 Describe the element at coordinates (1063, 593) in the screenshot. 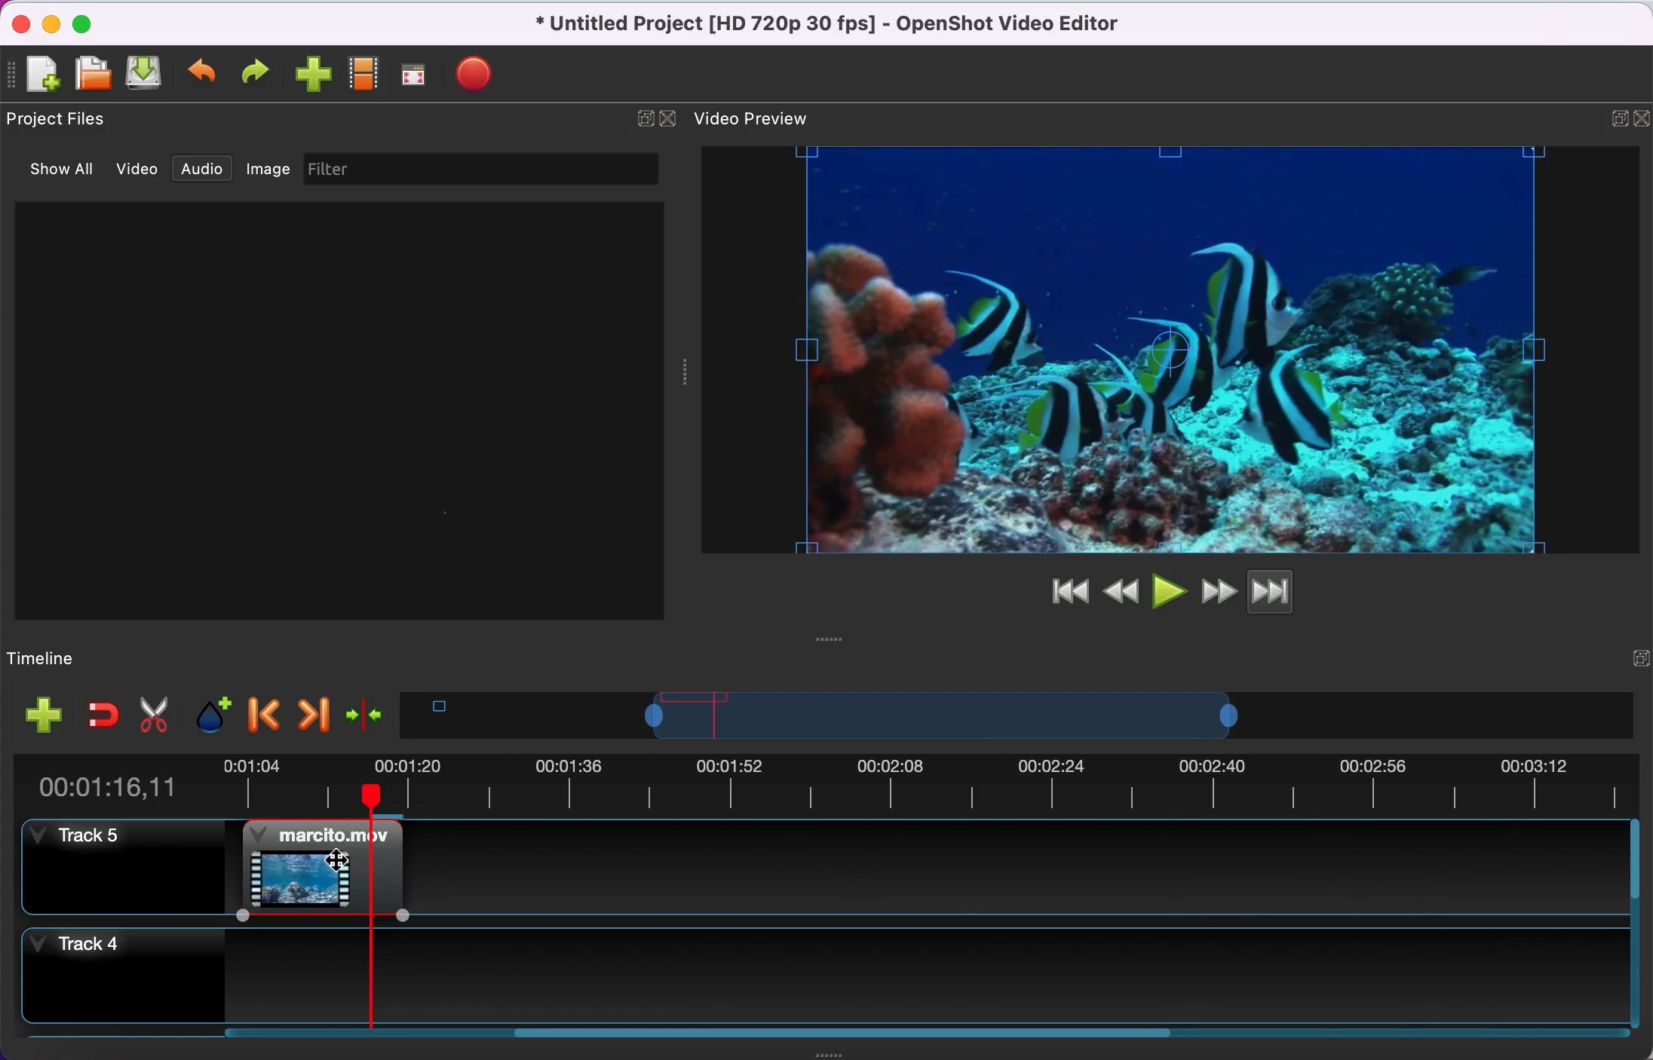

I see `jump to start` at that location.